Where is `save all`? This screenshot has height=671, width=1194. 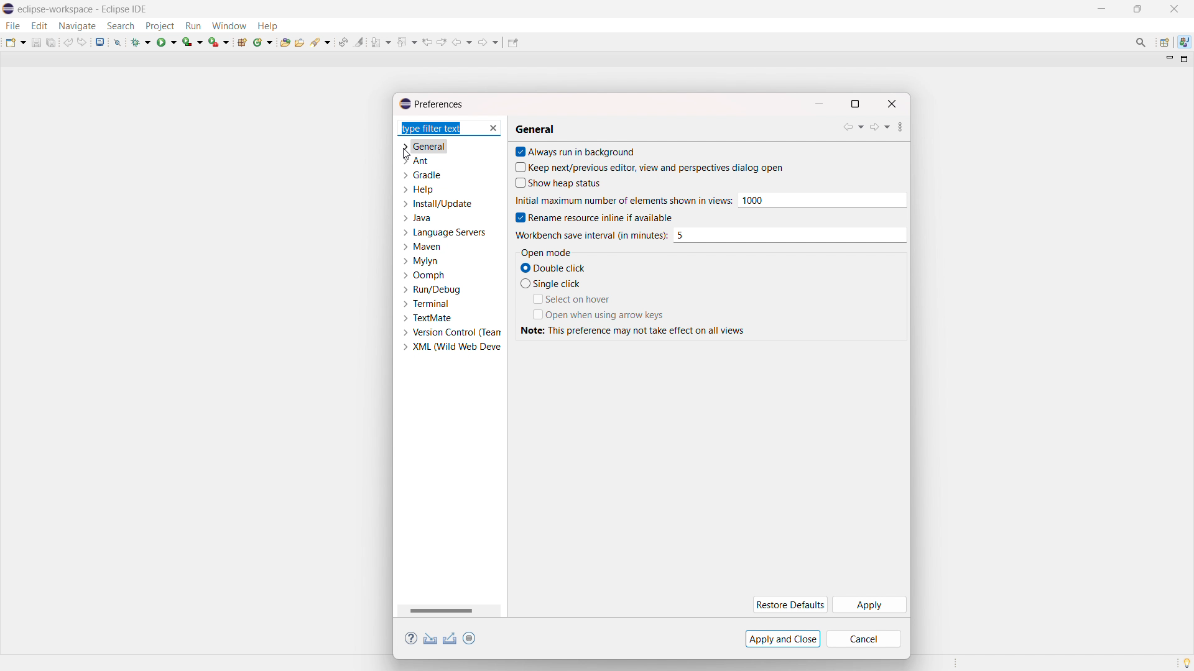
save all is located at coordinates (52, 42).